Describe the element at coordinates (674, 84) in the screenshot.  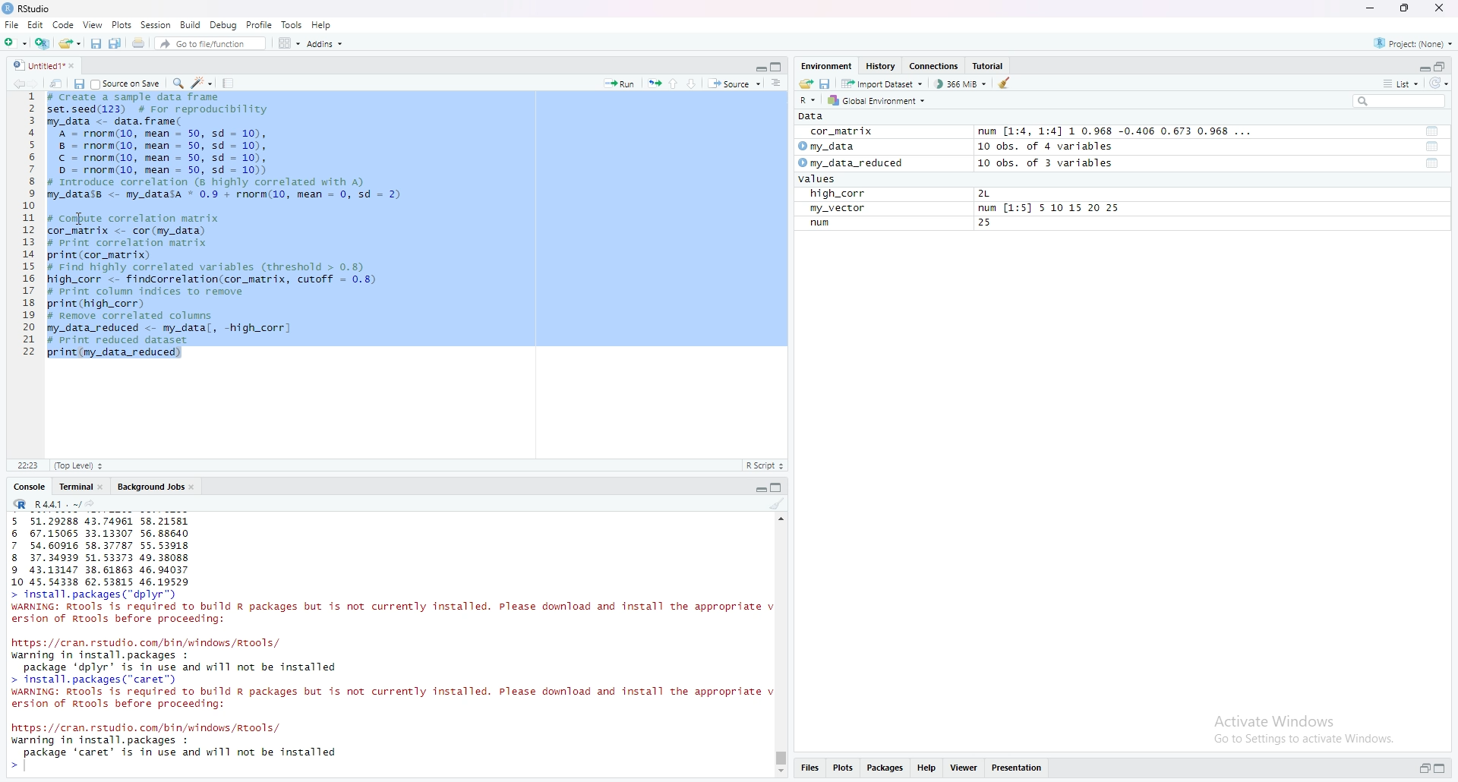
I see `up` at that location.